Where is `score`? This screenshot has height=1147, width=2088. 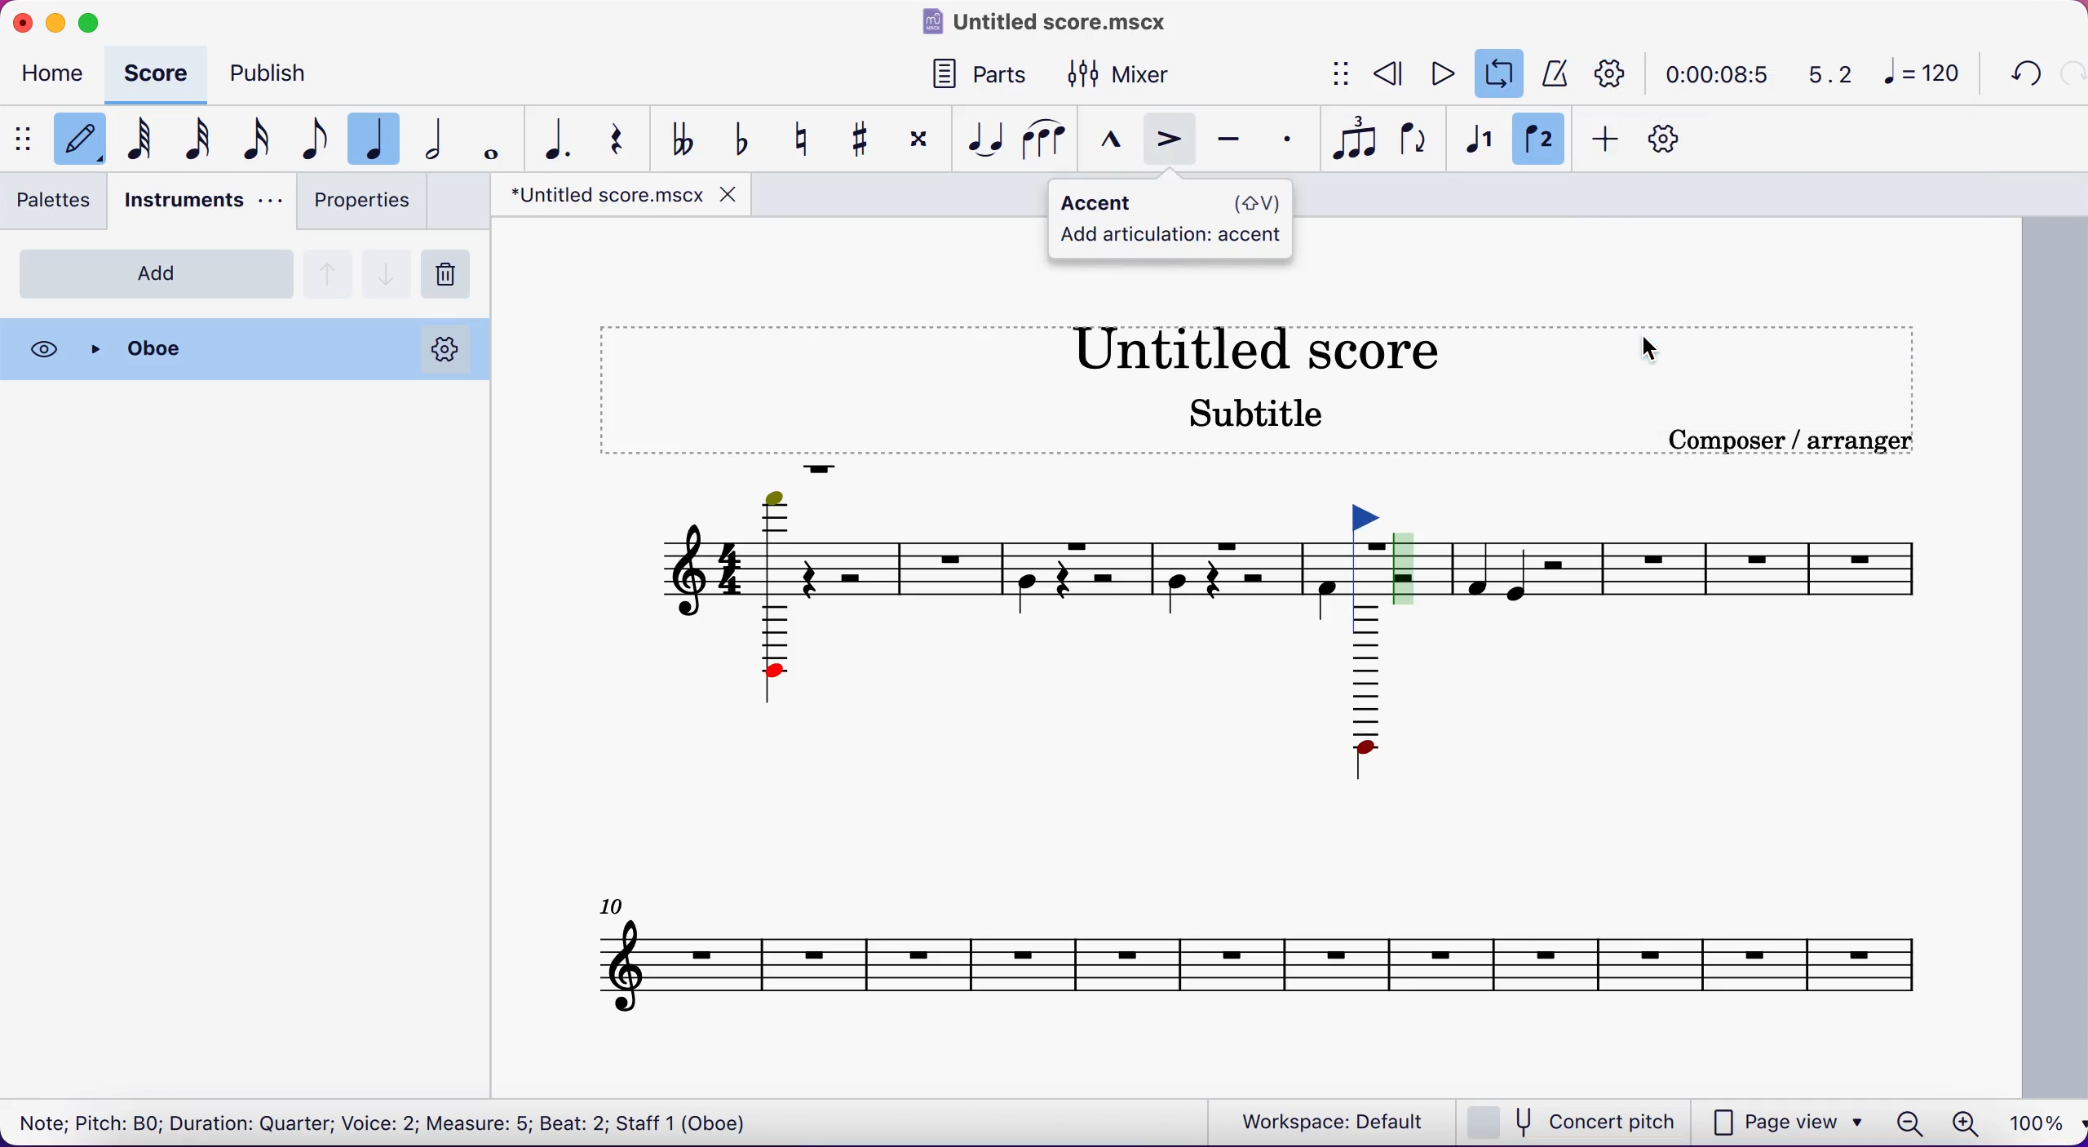
score is located at coordinates (161, 73).